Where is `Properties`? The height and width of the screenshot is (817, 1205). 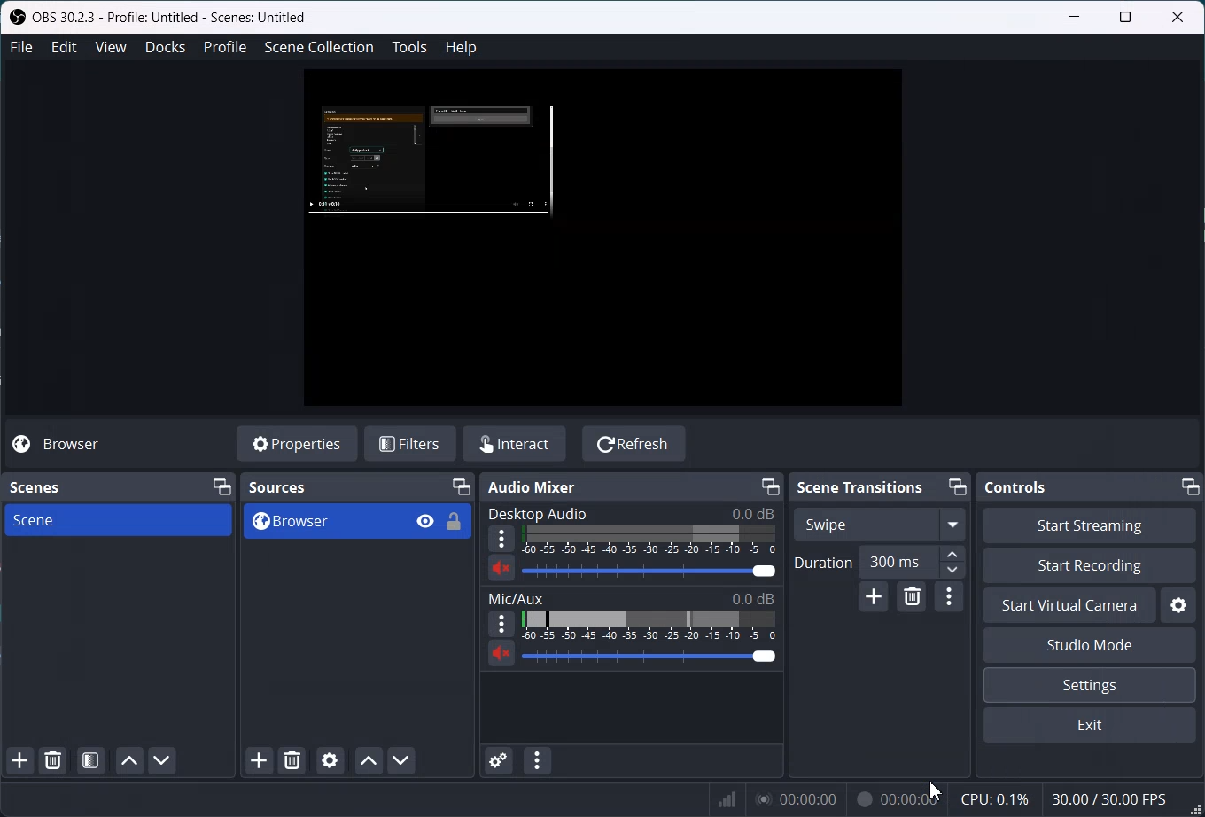
Properties is located at coordinates (295, 444).